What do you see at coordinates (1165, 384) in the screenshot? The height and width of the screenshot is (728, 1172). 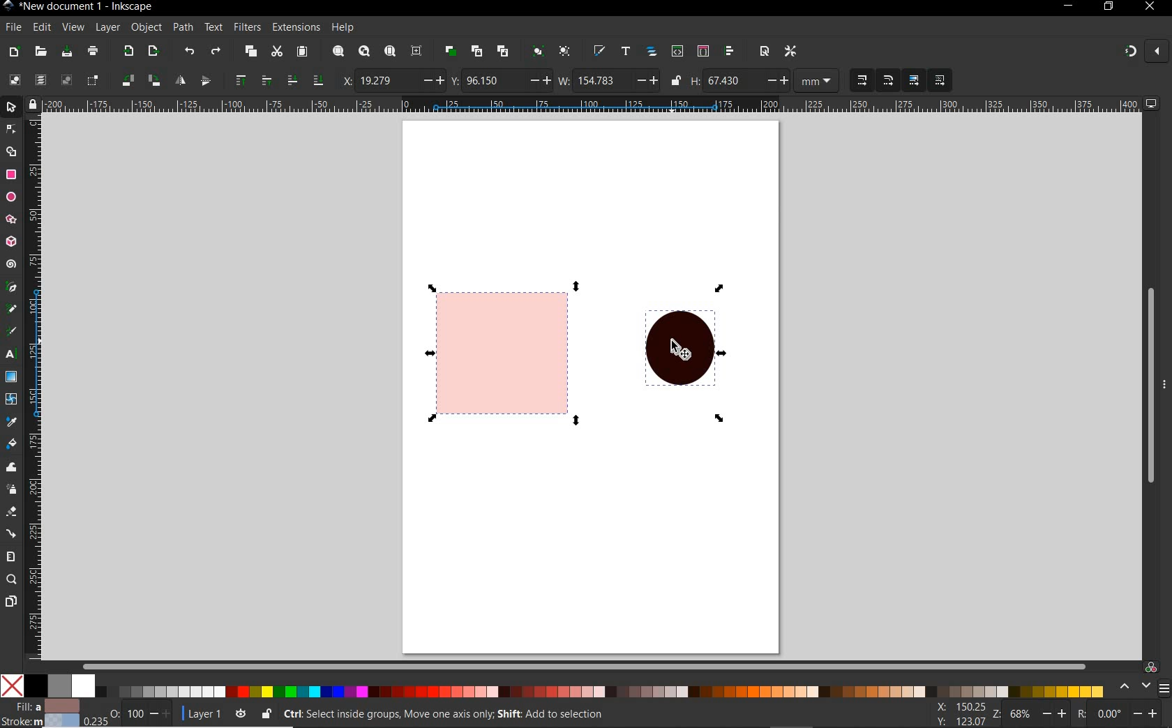 I see `hide` at bounding box center [1165, 384].